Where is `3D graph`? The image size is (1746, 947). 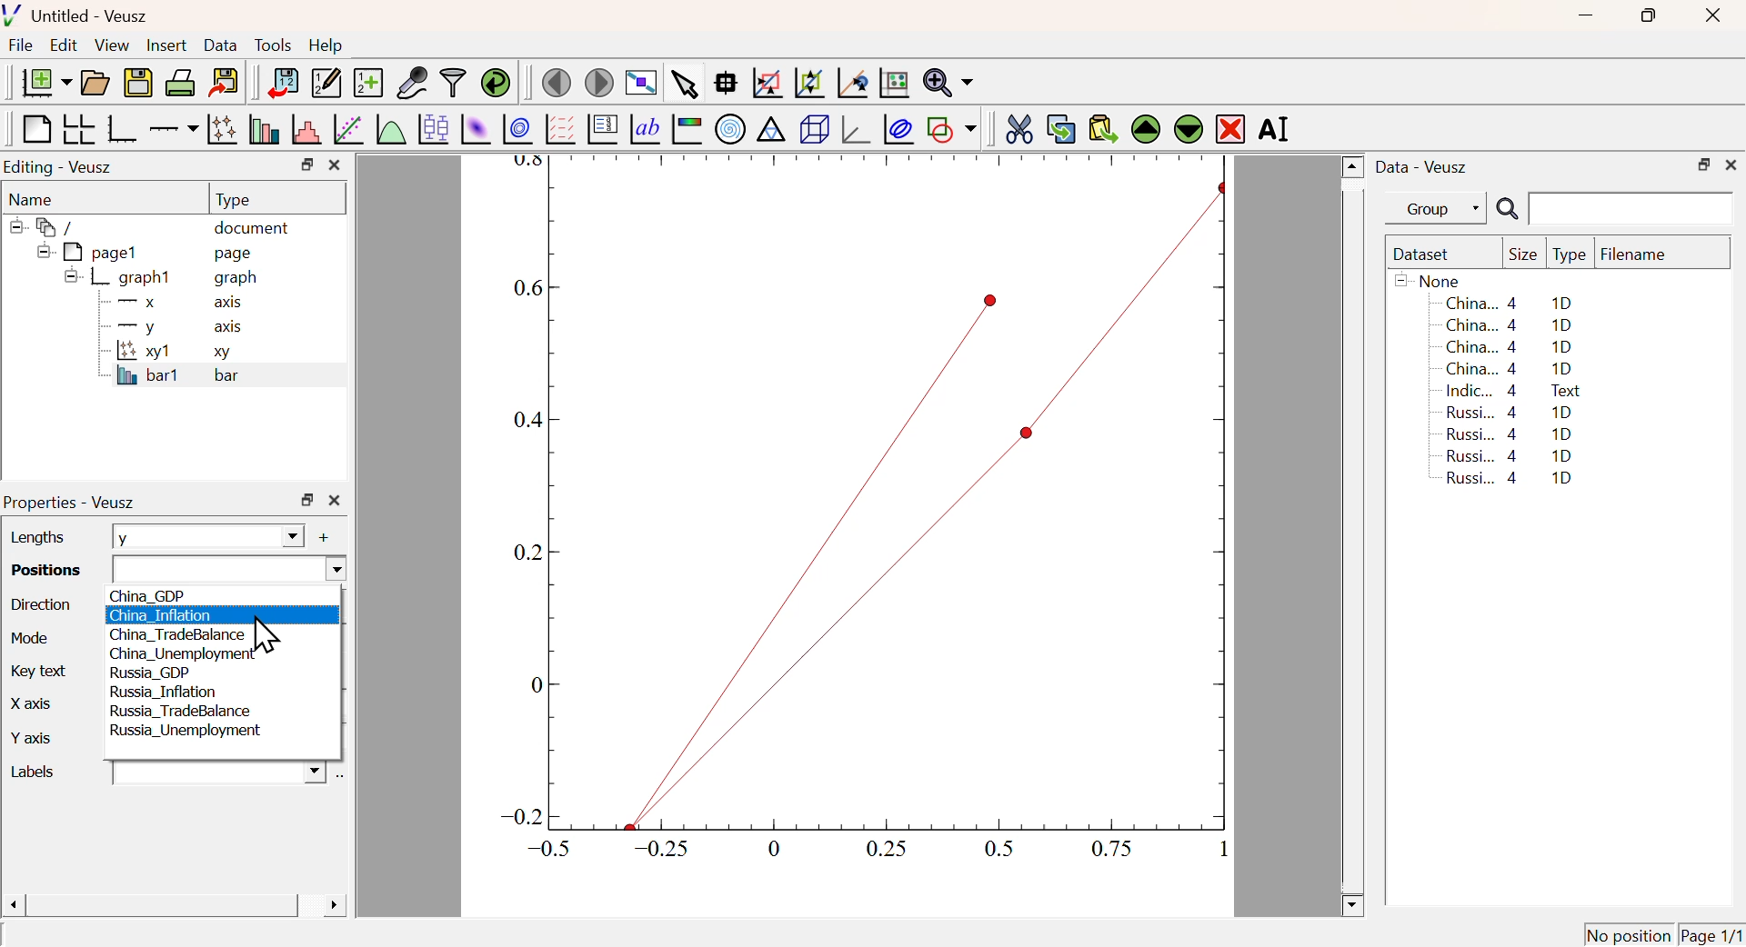 3D graph is located at coordinates (858, 131).